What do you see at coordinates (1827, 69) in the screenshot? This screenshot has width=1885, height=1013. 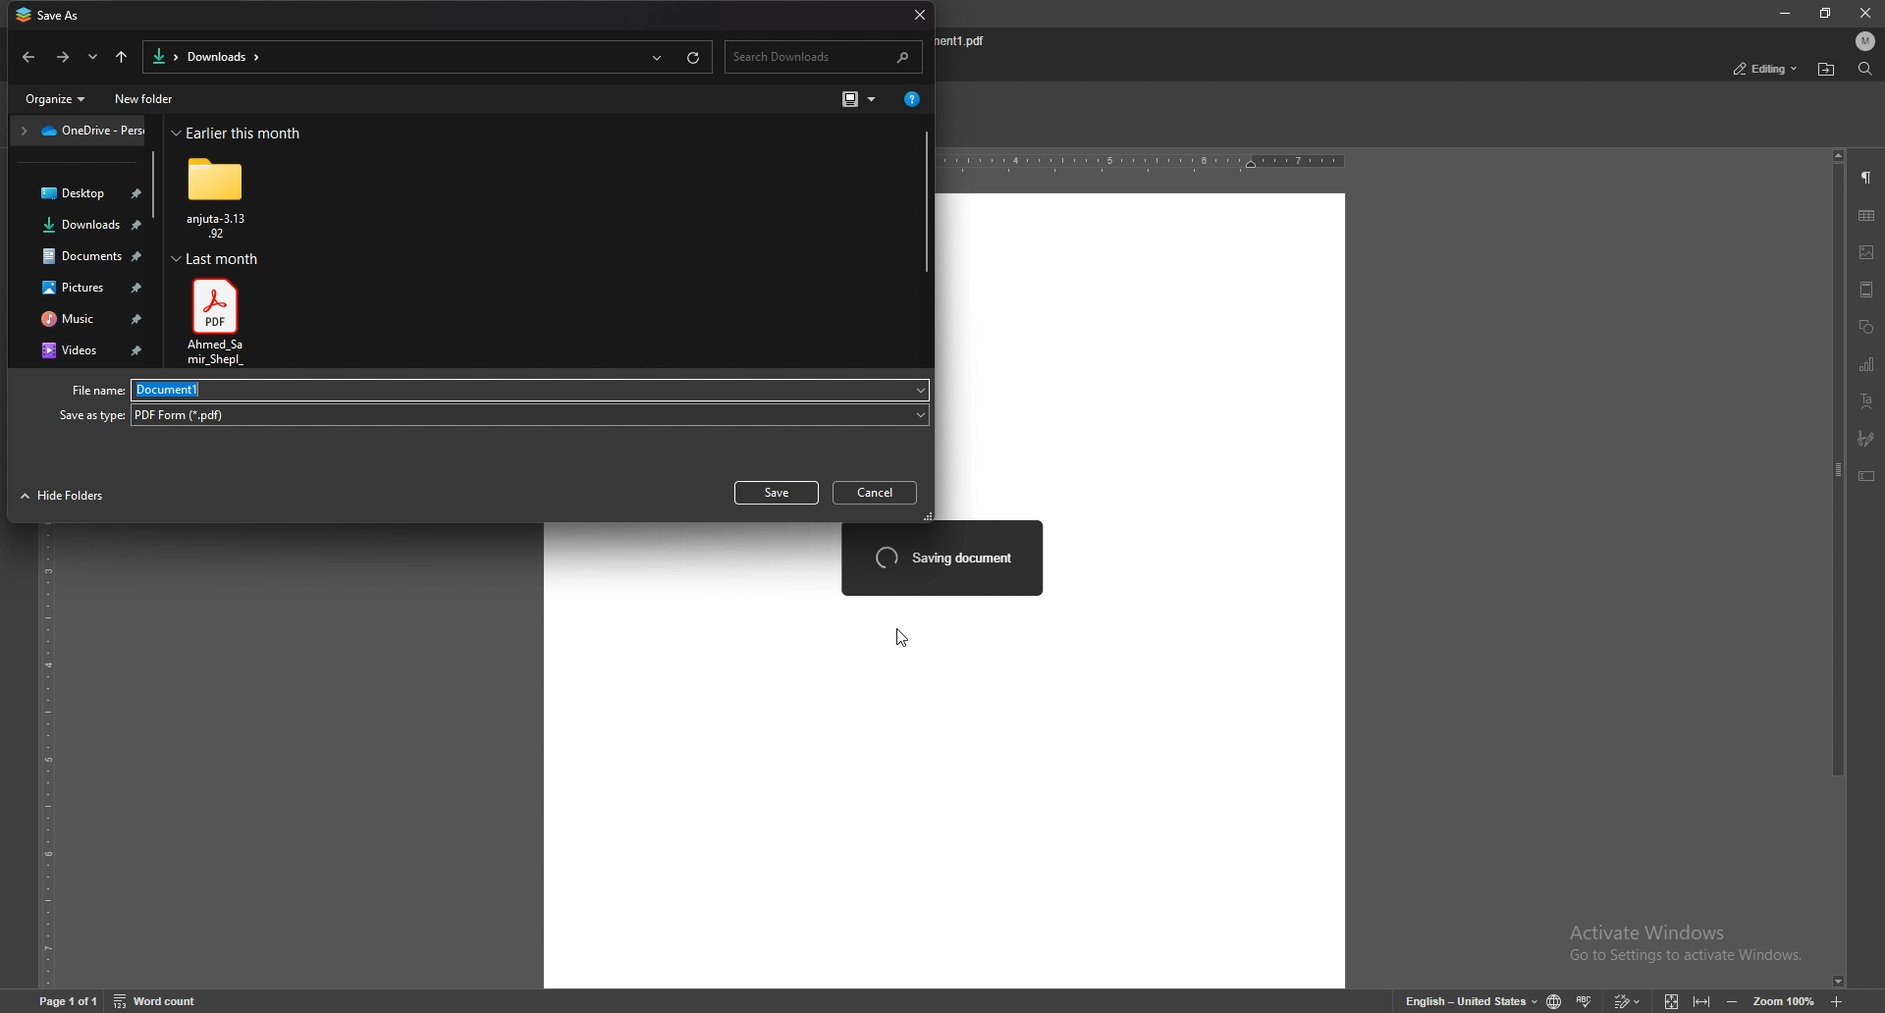 I see `locate file` at bounding box center [1827, 69].